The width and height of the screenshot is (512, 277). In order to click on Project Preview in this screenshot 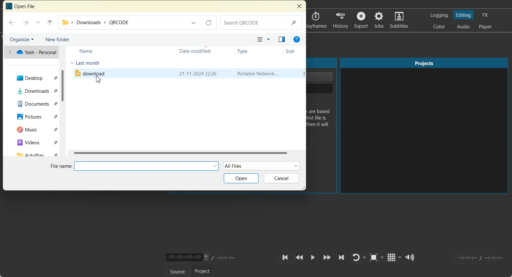, I will do `click(425, 126)`.